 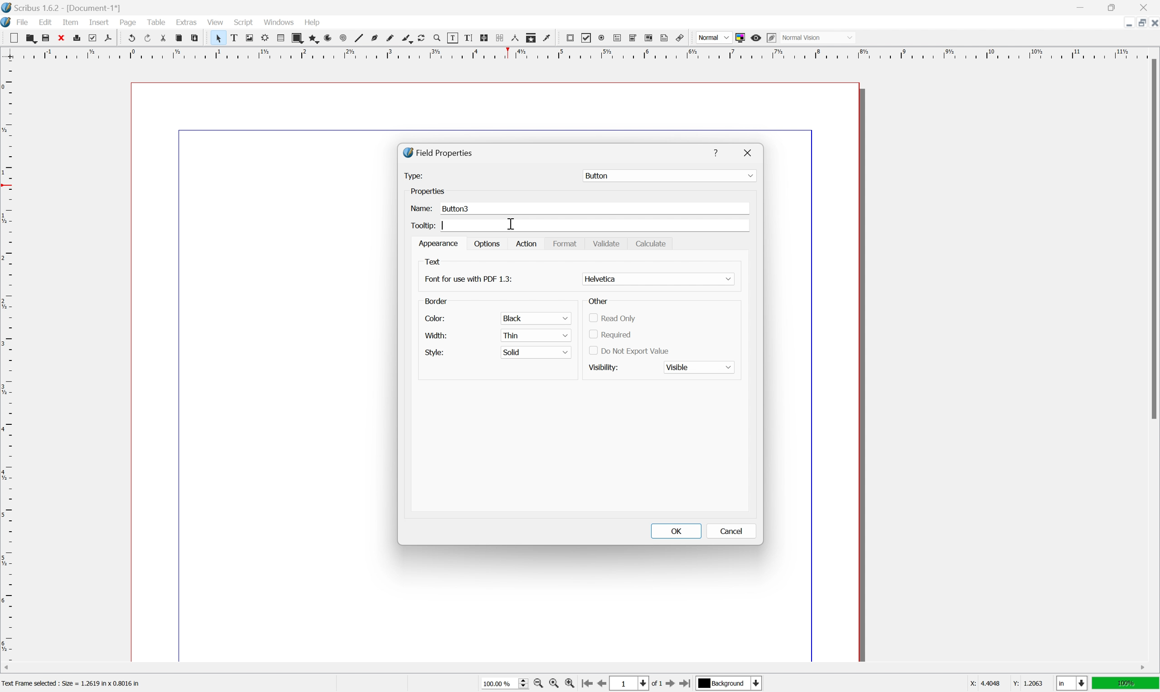 I want to click on ruler, so click(x=7, y=360).